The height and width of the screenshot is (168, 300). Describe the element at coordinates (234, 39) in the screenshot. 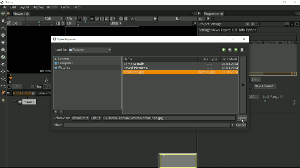

I see `Maximize` at that location.